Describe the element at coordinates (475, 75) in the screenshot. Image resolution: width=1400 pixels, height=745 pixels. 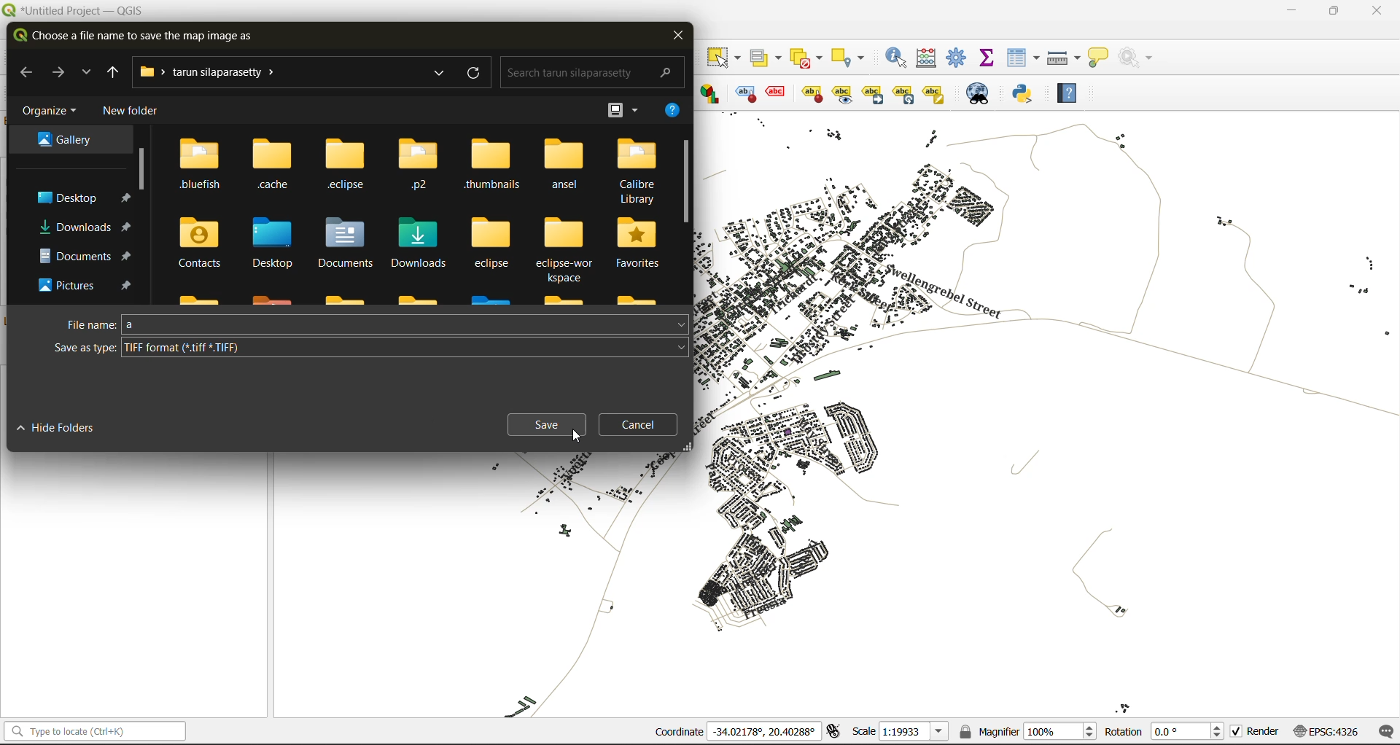
I see `refresh` at that location.